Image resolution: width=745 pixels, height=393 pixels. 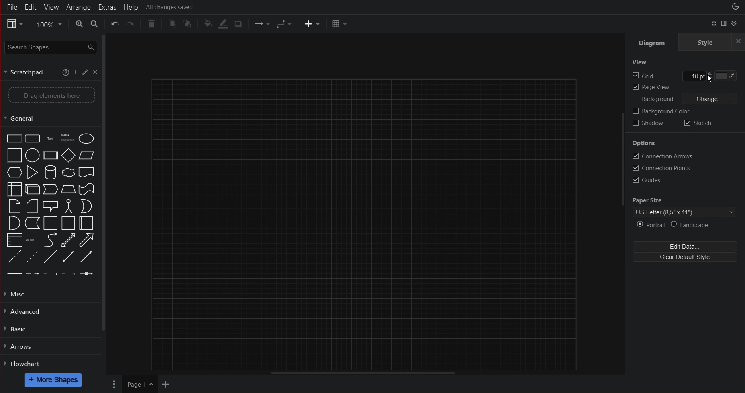 What do you see at coordinates (50, 203) in the screenshot?
I see `screen` at bounding box center [50, 203].